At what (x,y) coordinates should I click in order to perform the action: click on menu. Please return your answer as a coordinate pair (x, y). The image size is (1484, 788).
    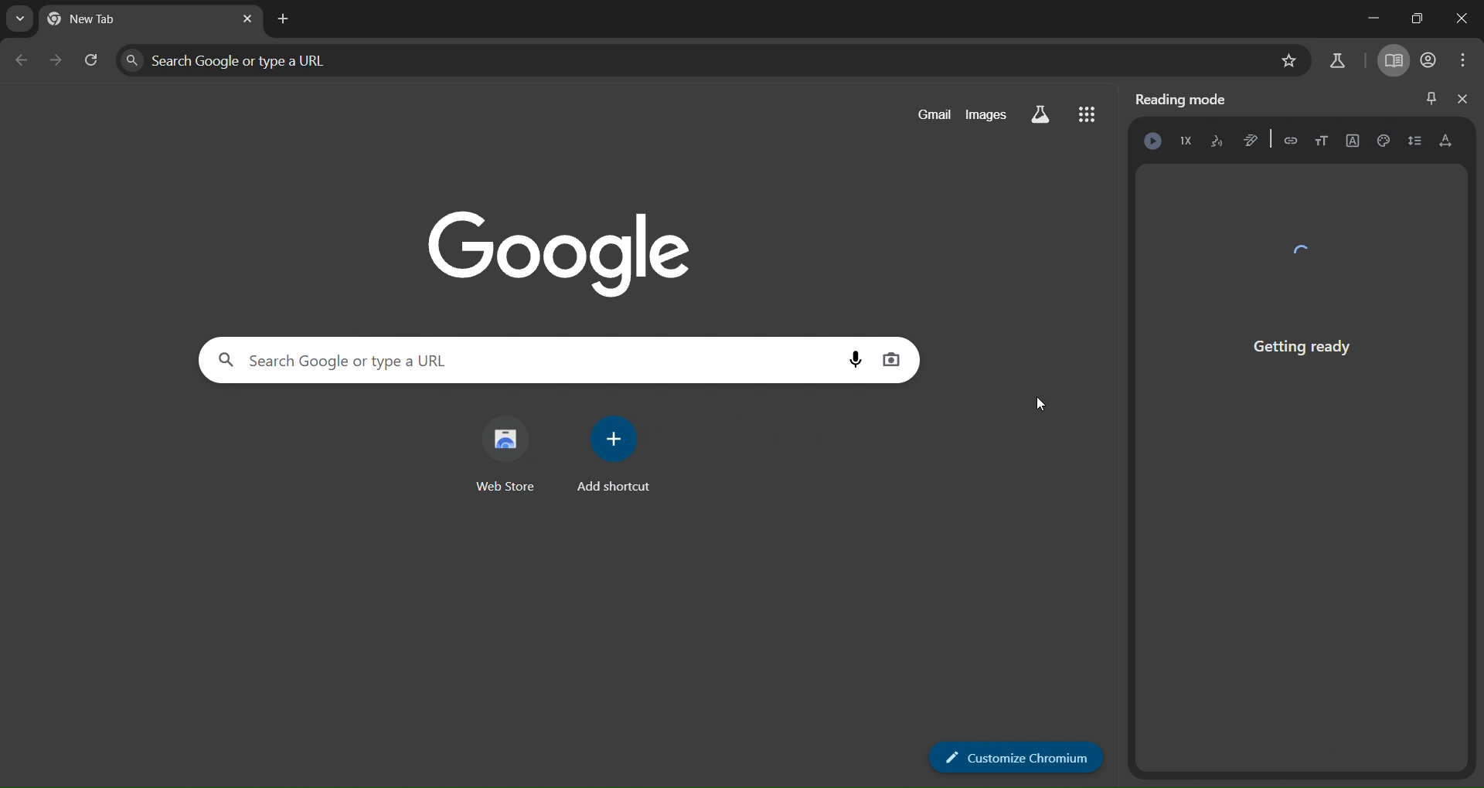
    Looking at the image, I should click on (1458, 59).